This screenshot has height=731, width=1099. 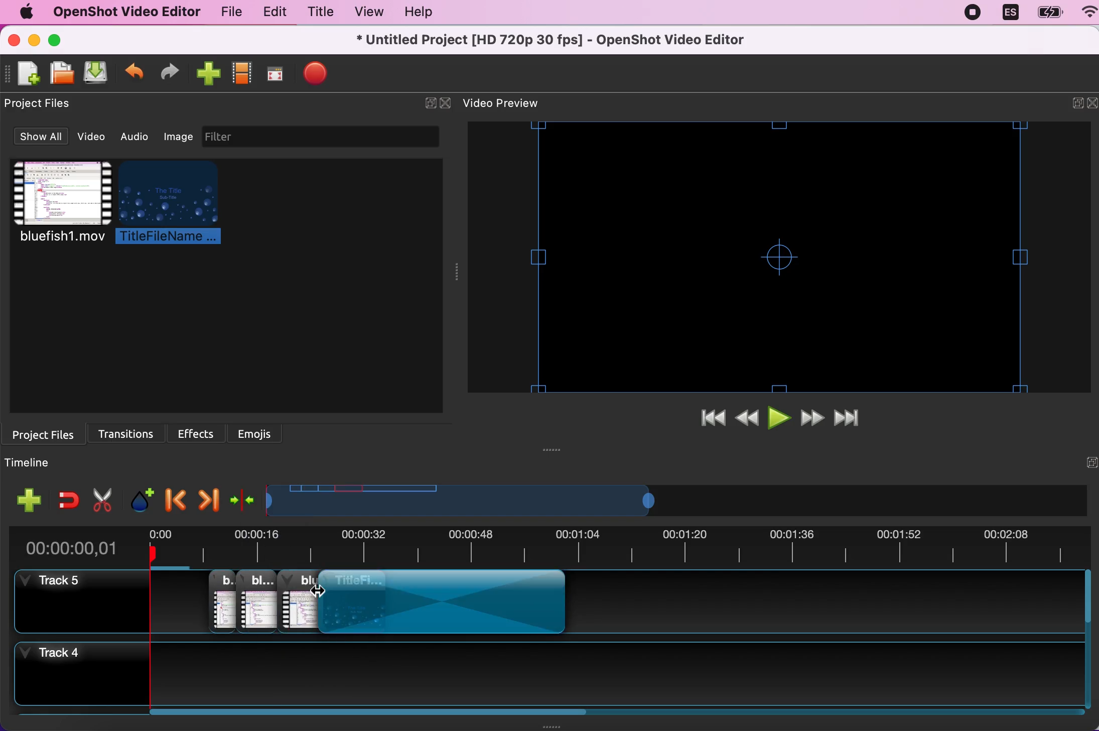 What do you see at coordinates (121, 12) in the screenshot?
I see `openshot video editor` at bounding box center [121, 12].